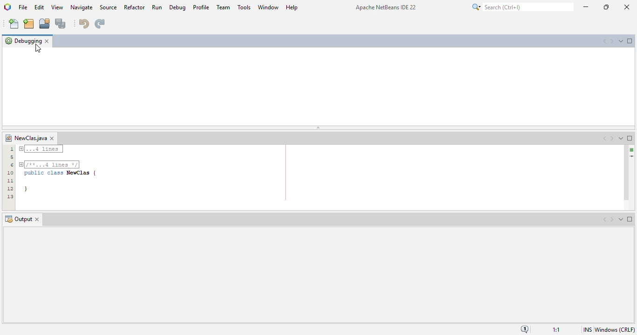 Image resolution: width=637 pixels, height=335 pixels. What do you see at coordinates (23, 40) in the screenshot?
I see `debugging` at bounding box center [23, 40].